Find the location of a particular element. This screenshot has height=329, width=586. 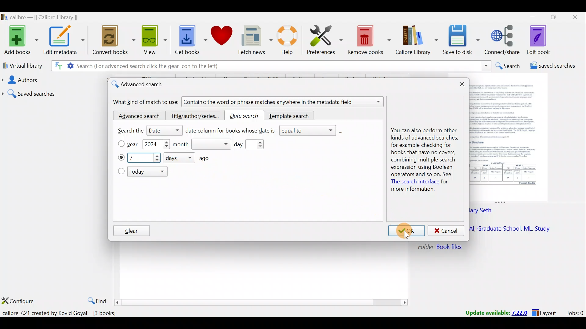

Decrease is located at coordinates (166, 147).